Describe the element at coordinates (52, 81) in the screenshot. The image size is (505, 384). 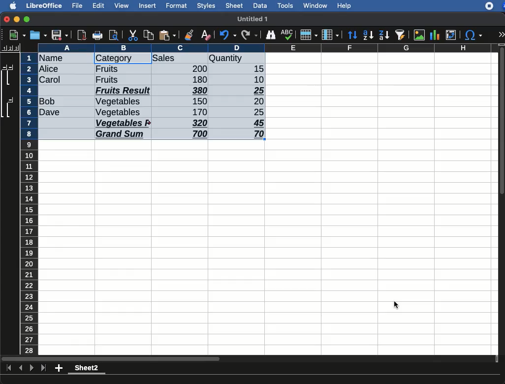
I see `Carol` at that location.